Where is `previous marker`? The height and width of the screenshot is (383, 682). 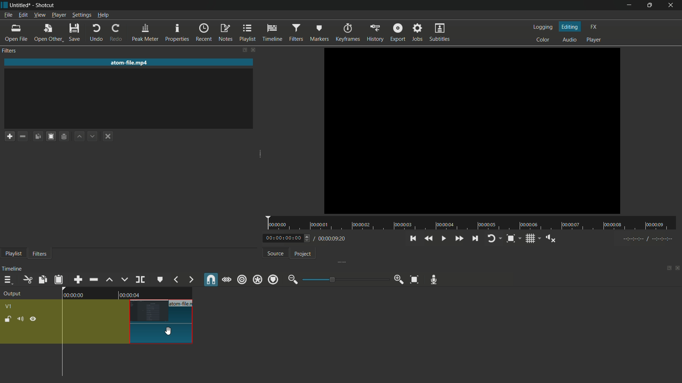
previous marker is located at coordinates (176, 279).